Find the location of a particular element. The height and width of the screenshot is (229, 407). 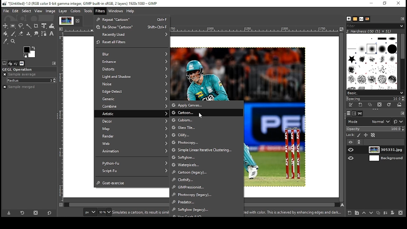

recently used is located at coordinates (132, 35).